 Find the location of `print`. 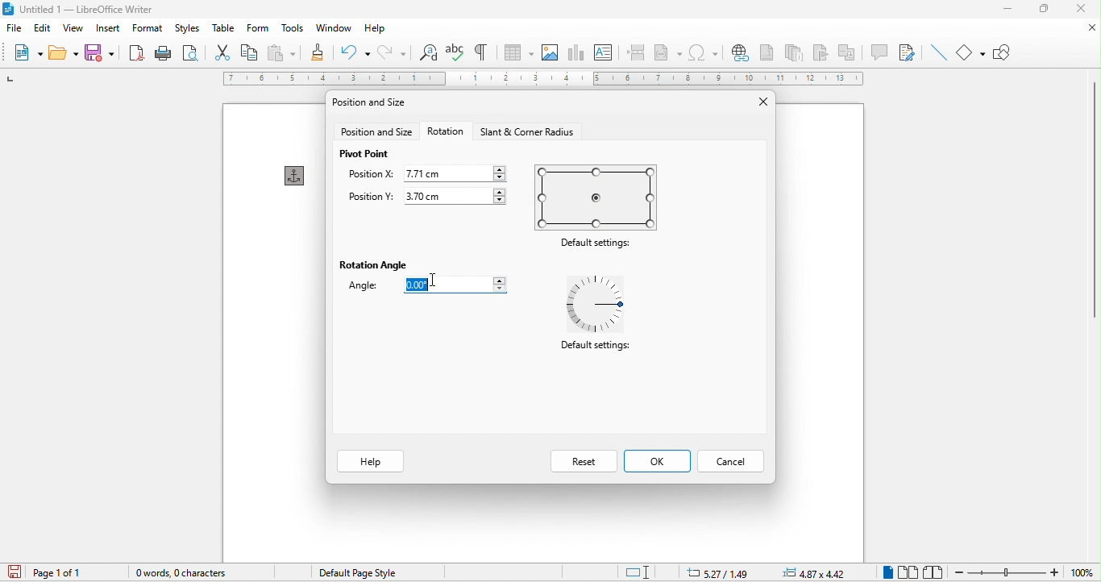

print is located at coordinates (161, 52).